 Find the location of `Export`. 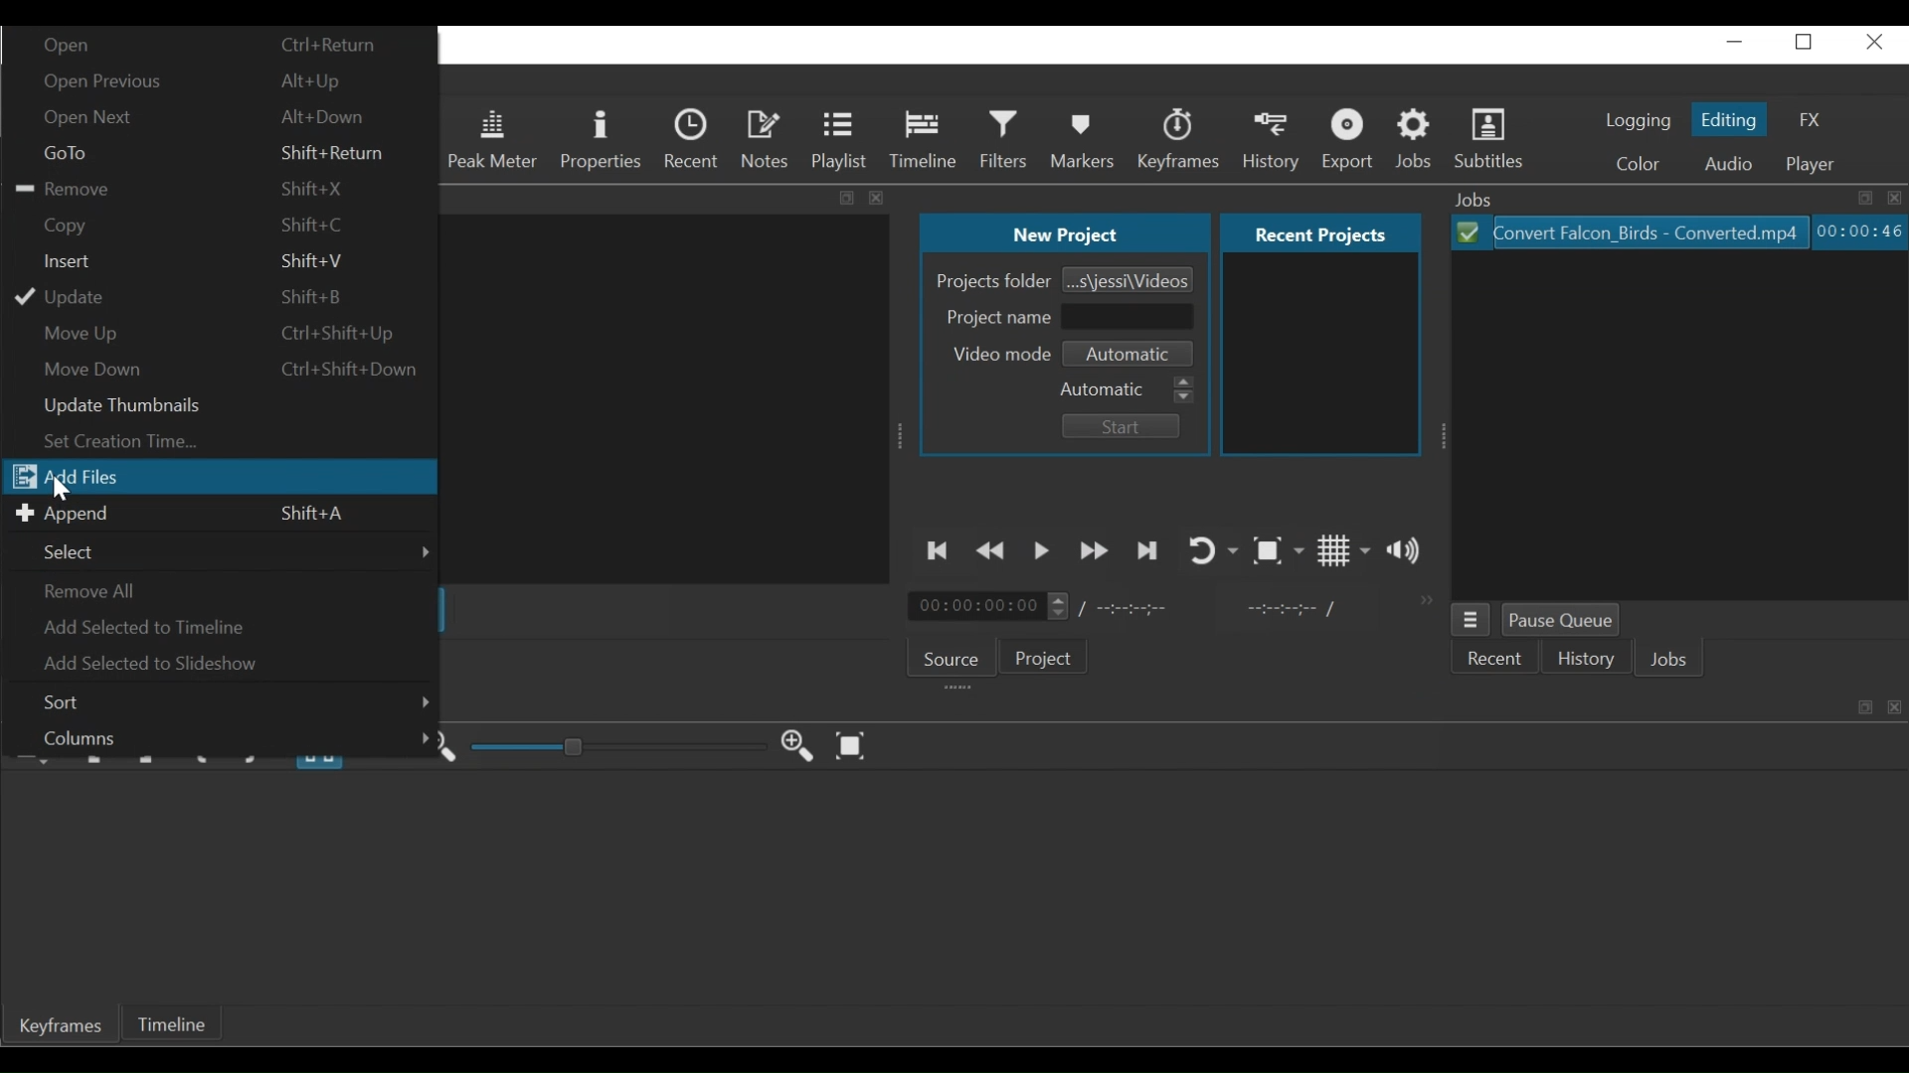

Export is located at coordinates (1351, 142).